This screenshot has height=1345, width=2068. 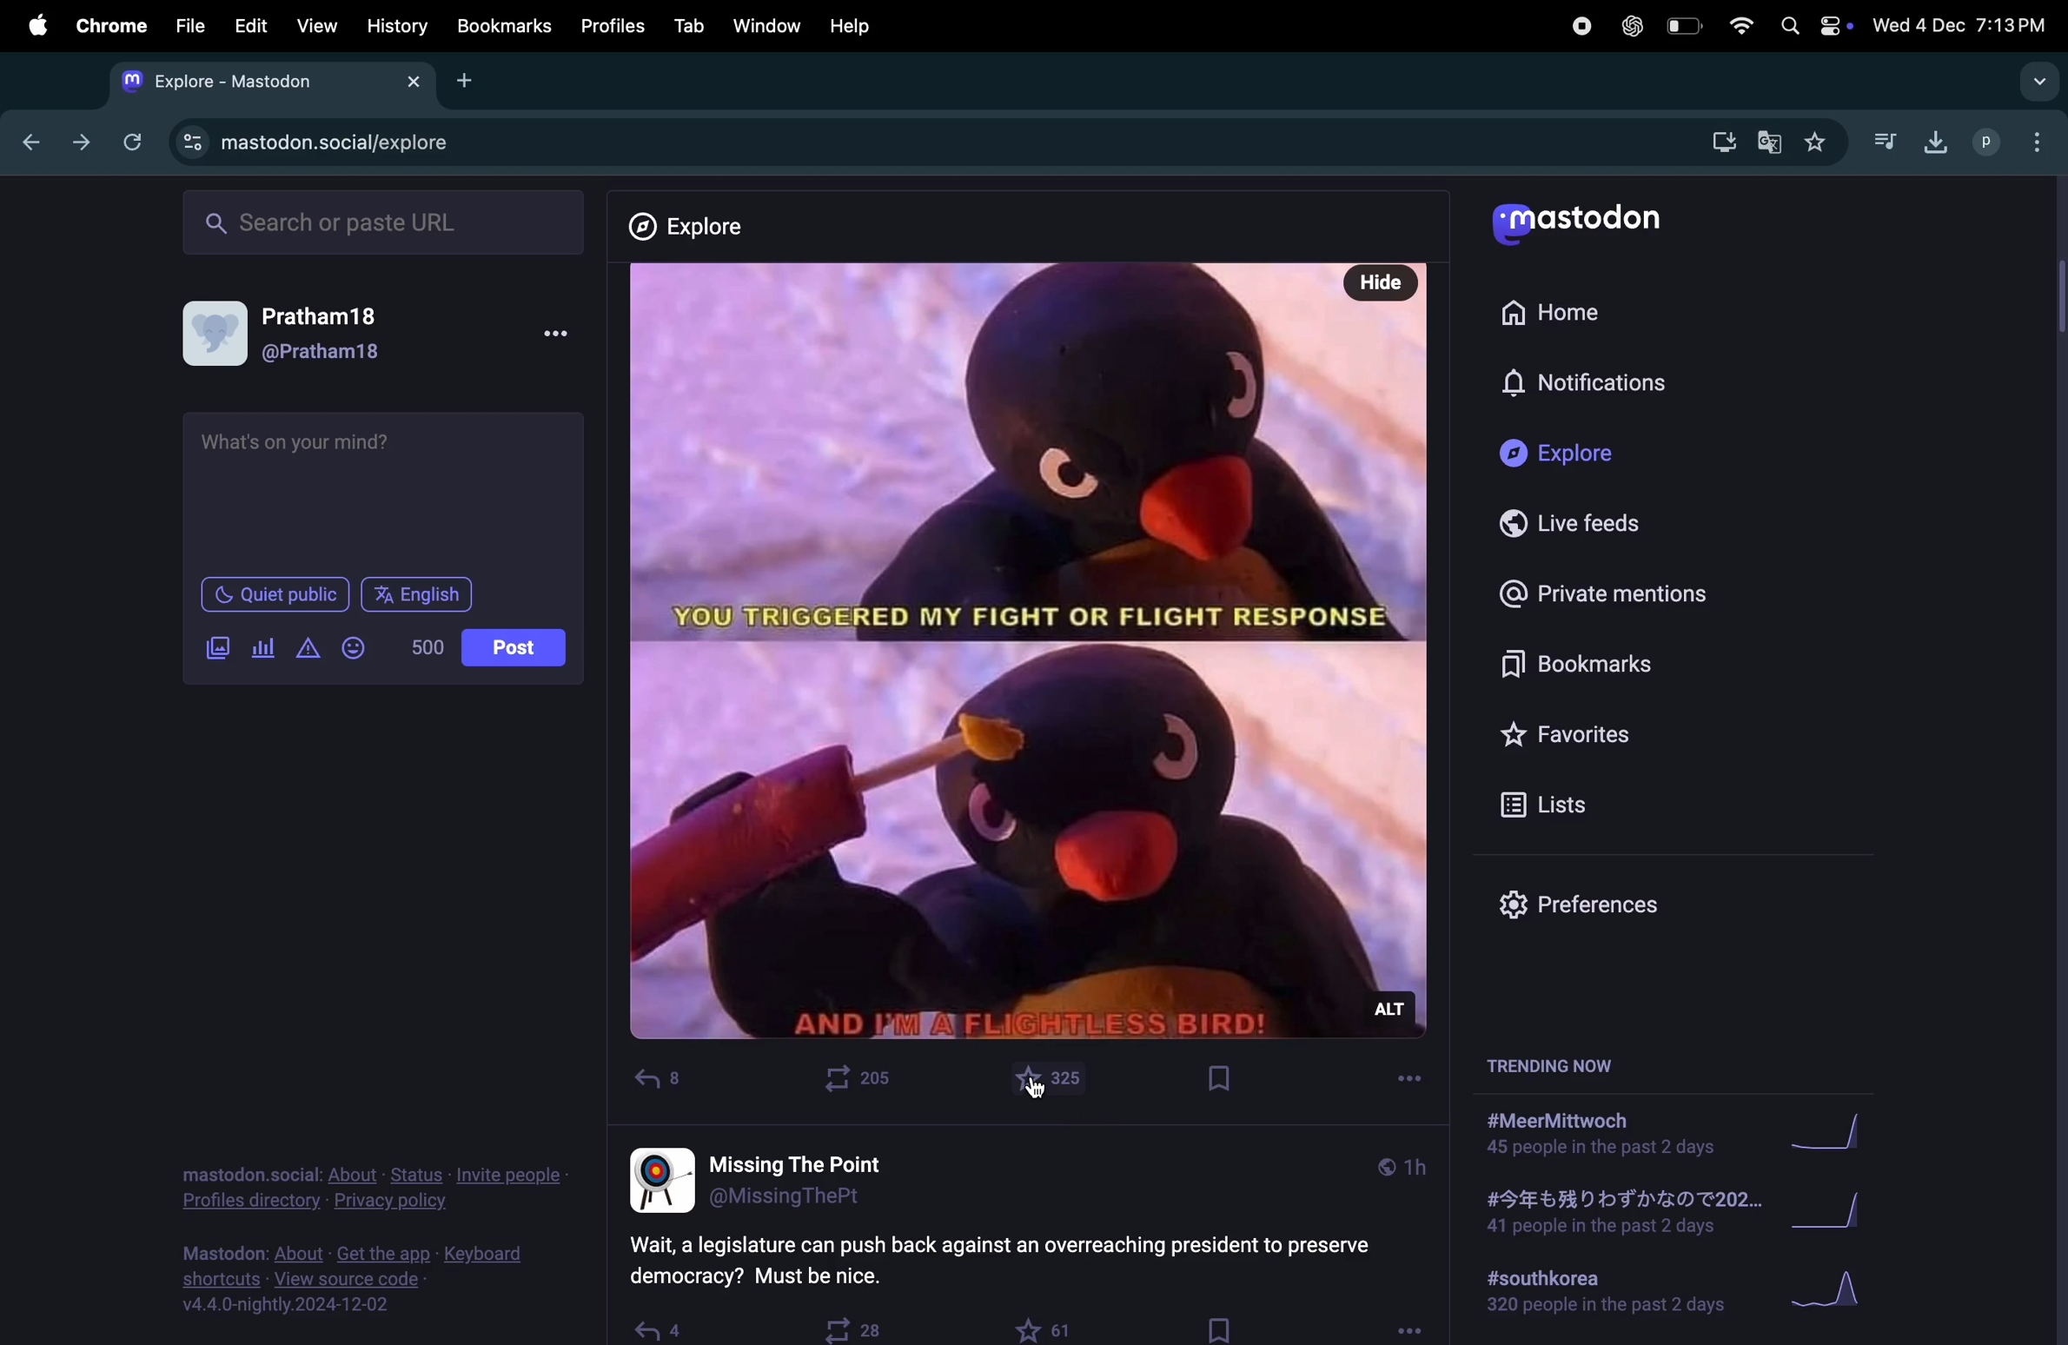 I want to click on apple menu, so click(x=38, y=30).